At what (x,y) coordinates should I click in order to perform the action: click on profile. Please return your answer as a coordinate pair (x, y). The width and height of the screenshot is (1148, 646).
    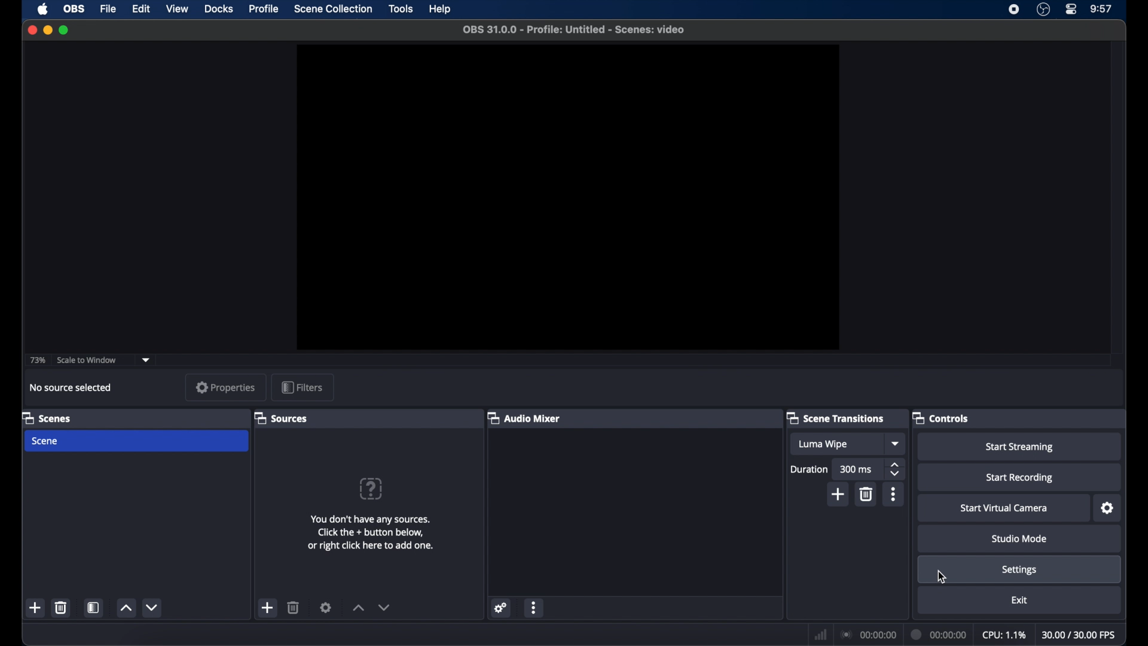
    Looking at the image, I should click on (264, 9).